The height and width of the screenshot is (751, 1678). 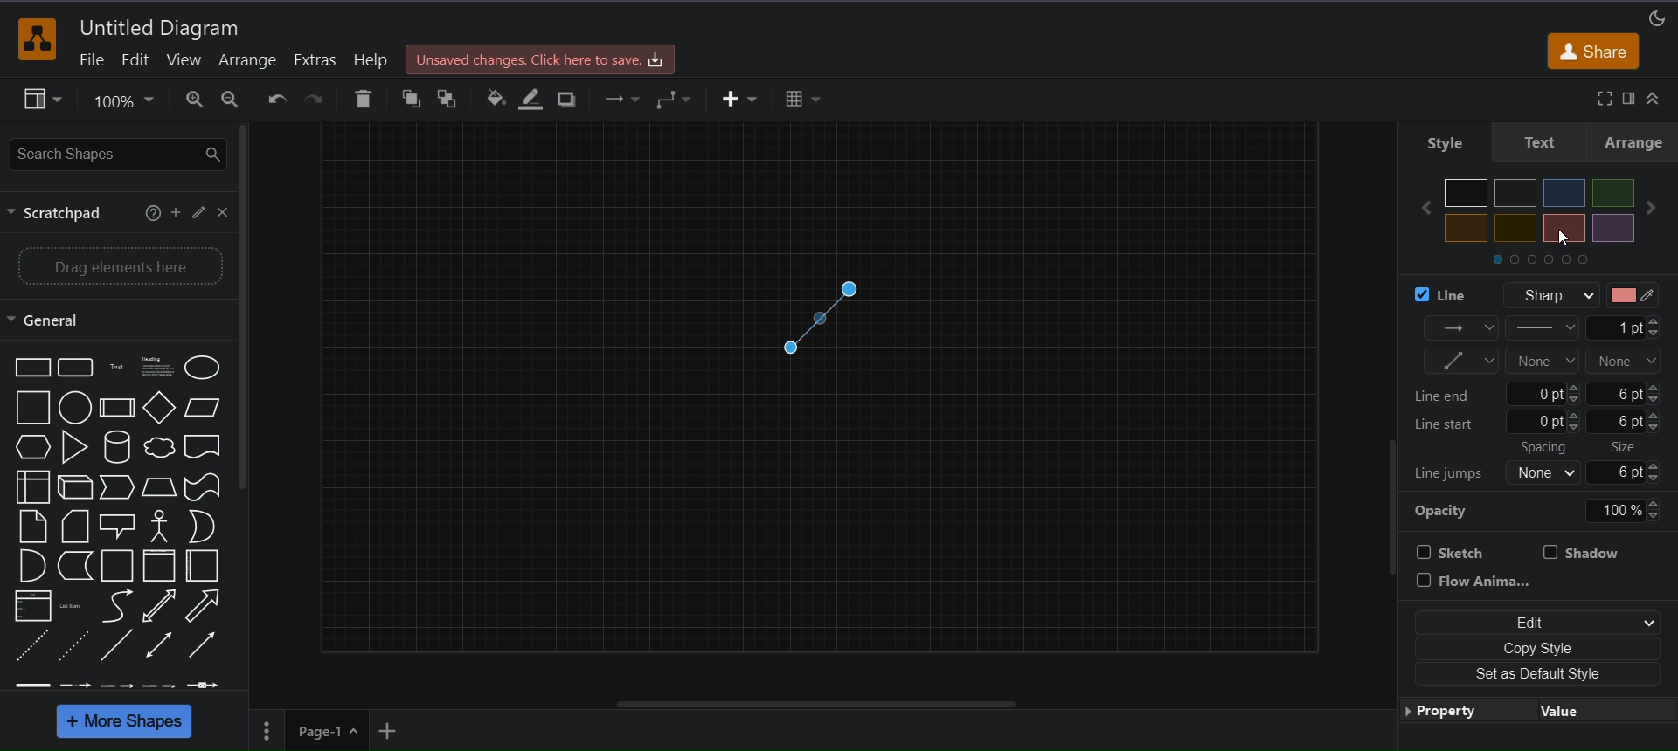 I want to click on connection, so click(x=1464, y=327).